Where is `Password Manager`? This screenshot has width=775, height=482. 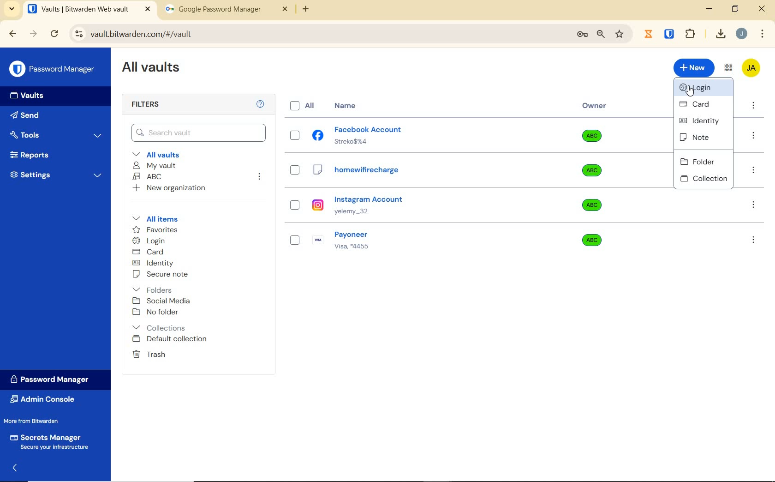
Password Manager is located at coordinates (54, 70).